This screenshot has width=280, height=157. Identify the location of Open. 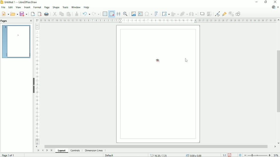
(14, 14).